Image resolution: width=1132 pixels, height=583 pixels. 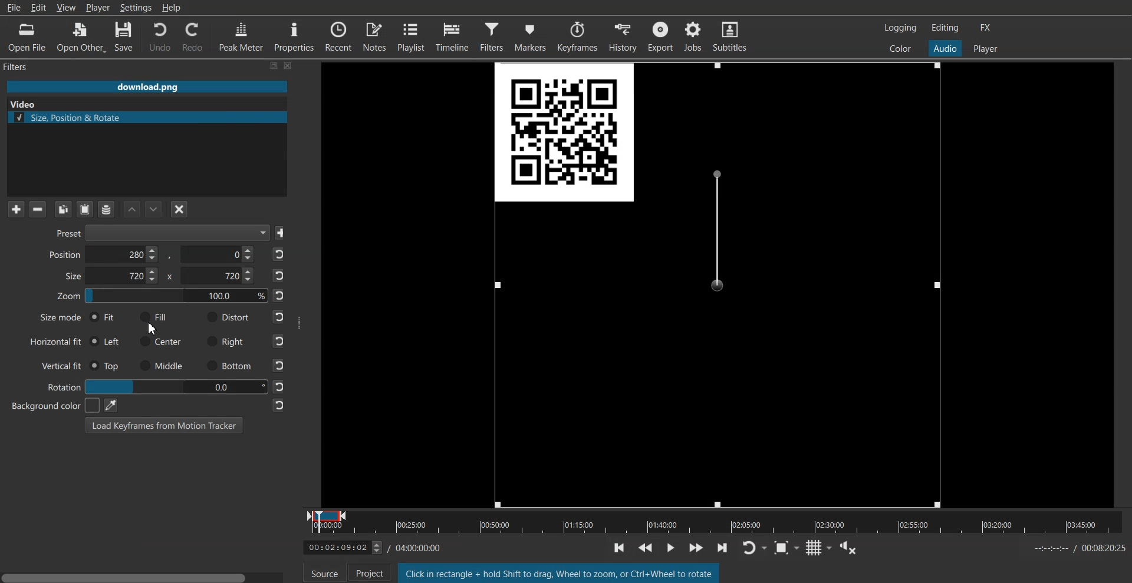 What do you see at coordinates (986, 28) in the screenshot?
I see `Switch to the effect layout` at bounding box center [986, 28].